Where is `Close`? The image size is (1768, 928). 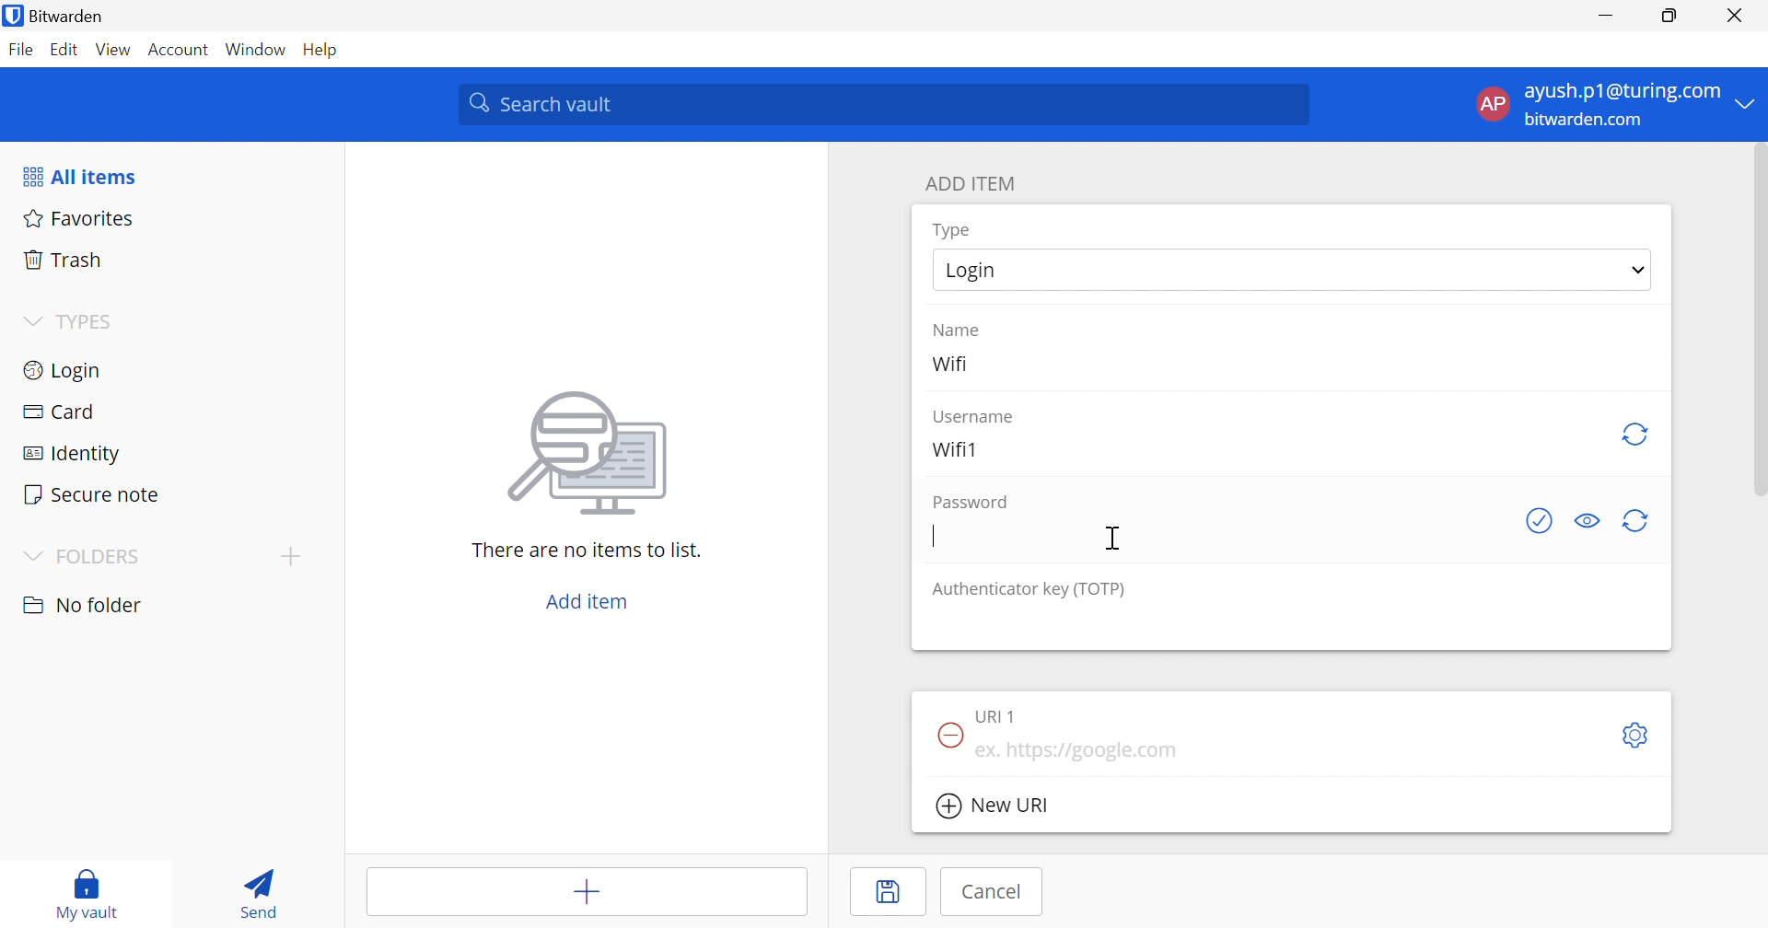 Close is located at coordinates (1739, 16).